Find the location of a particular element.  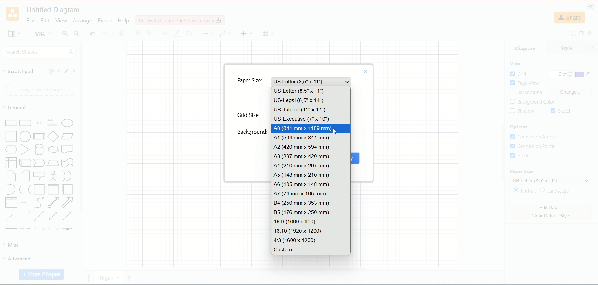

view is located at coordinates (515, 64).